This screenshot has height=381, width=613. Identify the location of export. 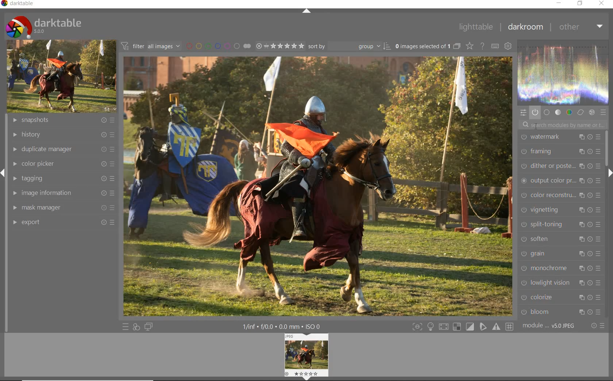
(62, 222).